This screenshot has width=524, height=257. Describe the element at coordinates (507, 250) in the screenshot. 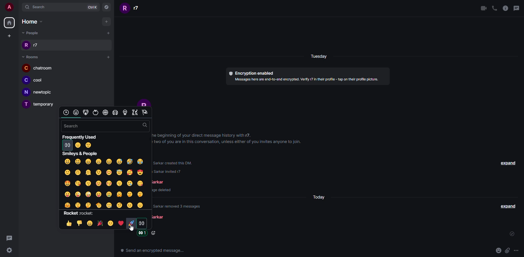

I see `attach` at that location.